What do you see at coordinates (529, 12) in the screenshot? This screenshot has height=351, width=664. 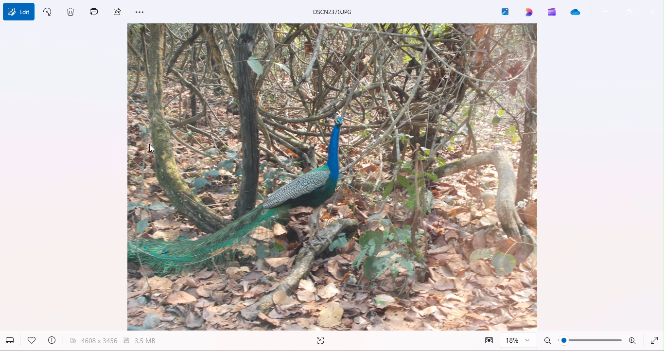 I see `edit with designer` at bounding box center [529, 12].